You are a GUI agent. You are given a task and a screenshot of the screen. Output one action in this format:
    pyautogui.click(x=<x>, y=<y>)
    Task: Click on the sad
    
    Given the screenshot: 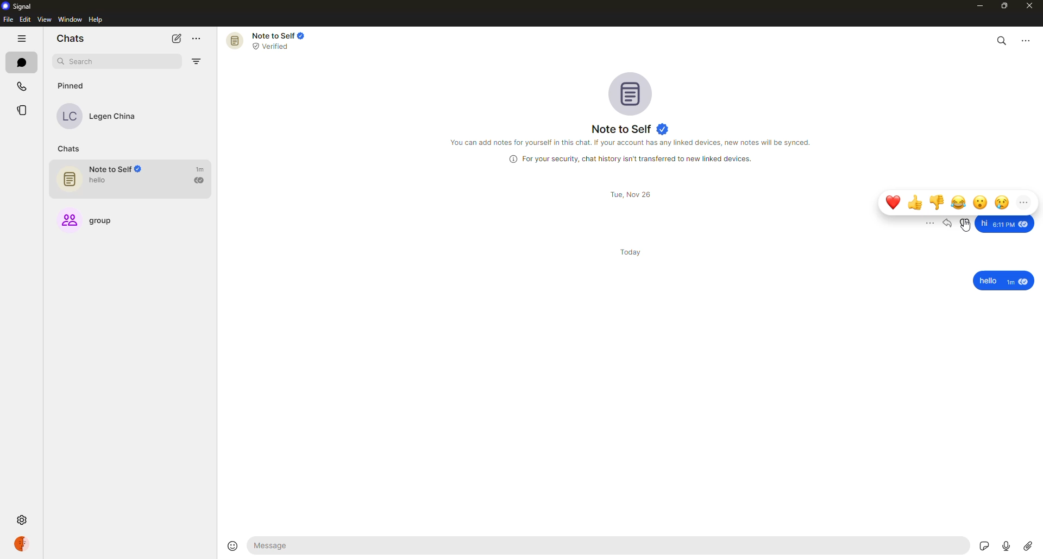 What is the action you would take?
    pyautogui.click(x=1002, y=202)
    